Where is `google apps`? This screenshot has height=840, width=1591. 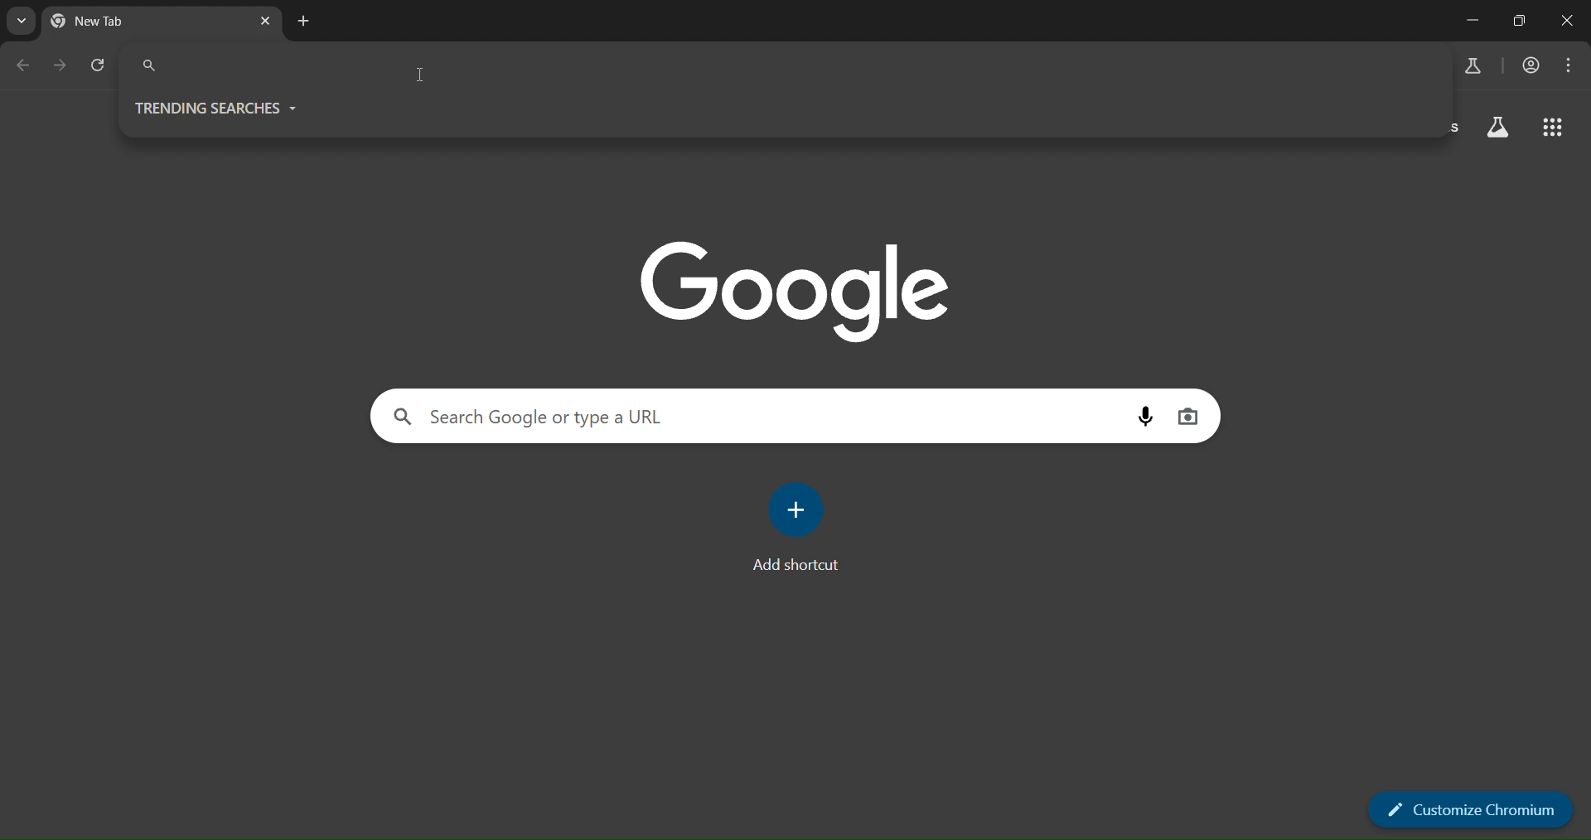
google apps is located at coordinates (1552, 128).